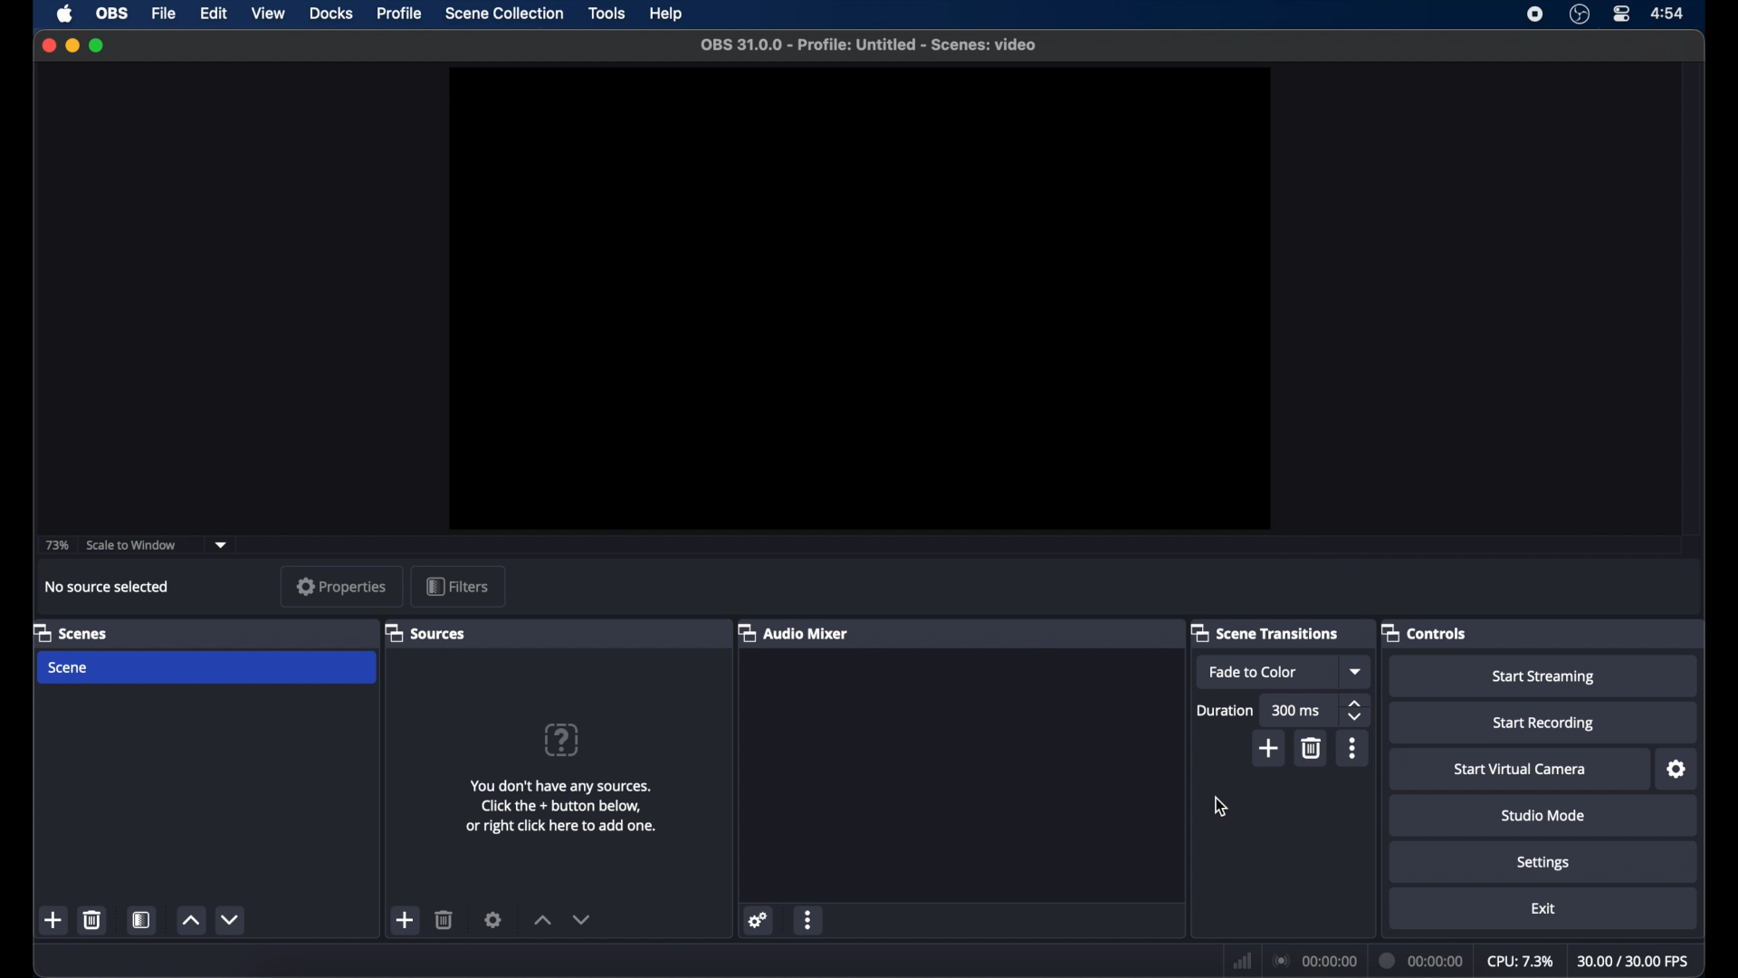 This screenshot has height=978, width=1738. What do you see at coordinates (1357, 671) in the screenshot?
I see `dropdown` at bounding box center [1357, 671].